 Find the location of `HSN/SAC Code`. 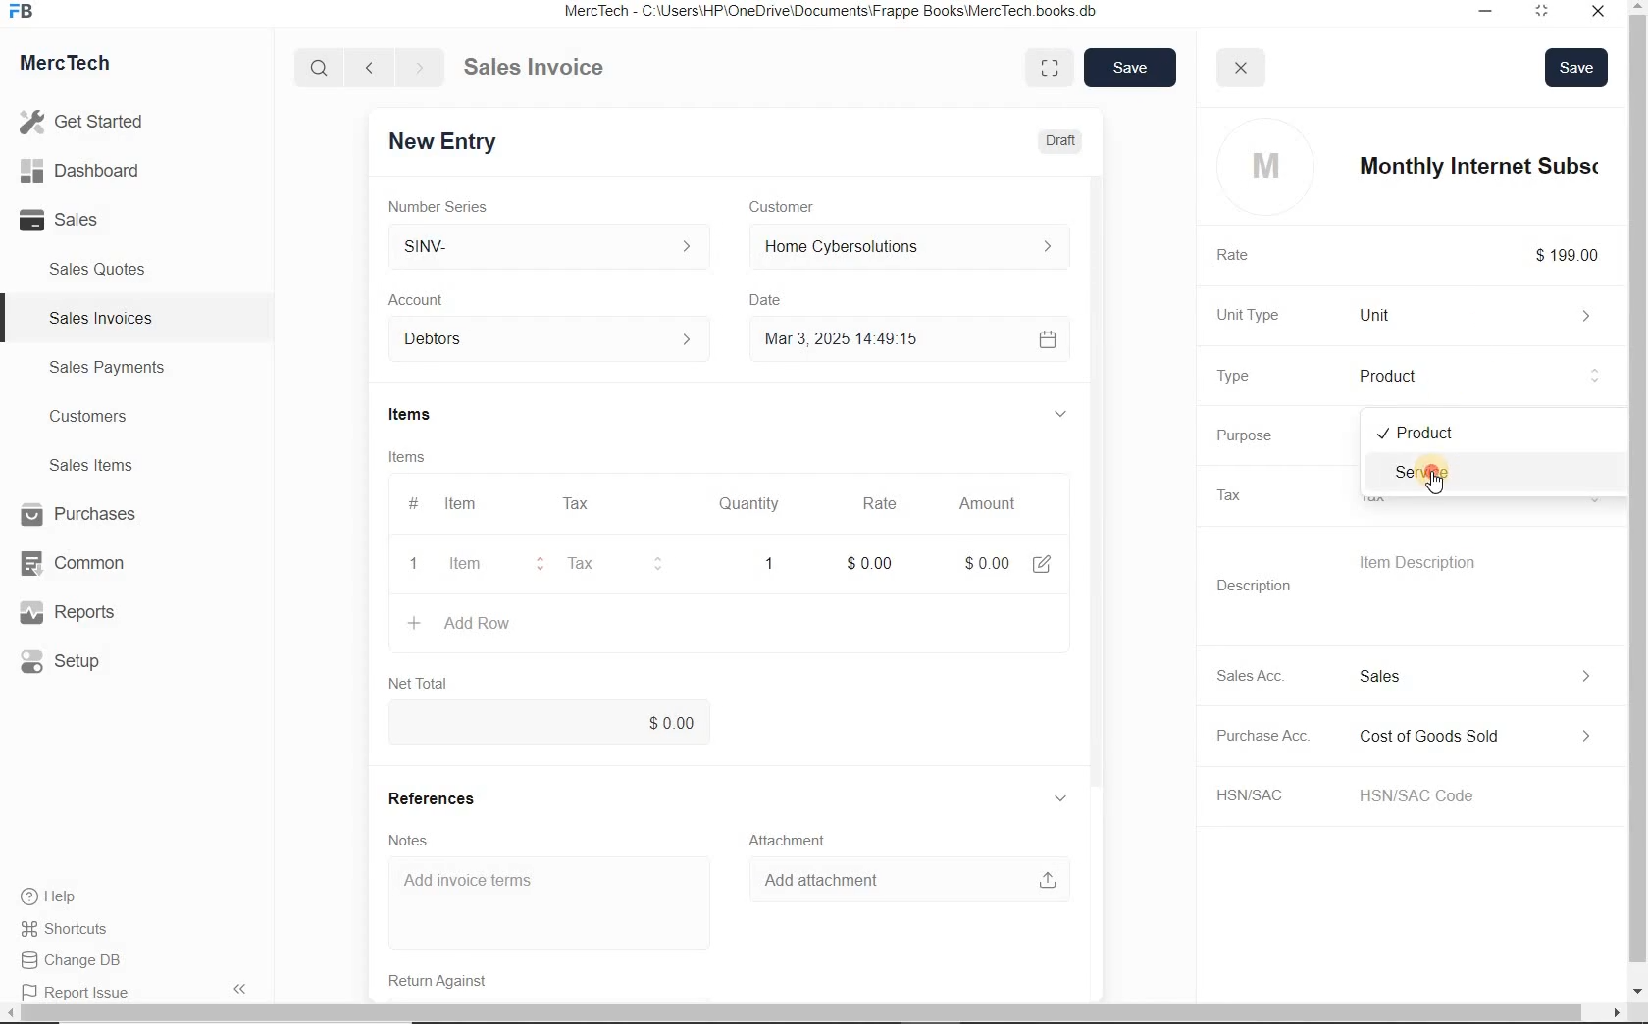

HSN/SAC Code is located at coordinates (1446, 794).